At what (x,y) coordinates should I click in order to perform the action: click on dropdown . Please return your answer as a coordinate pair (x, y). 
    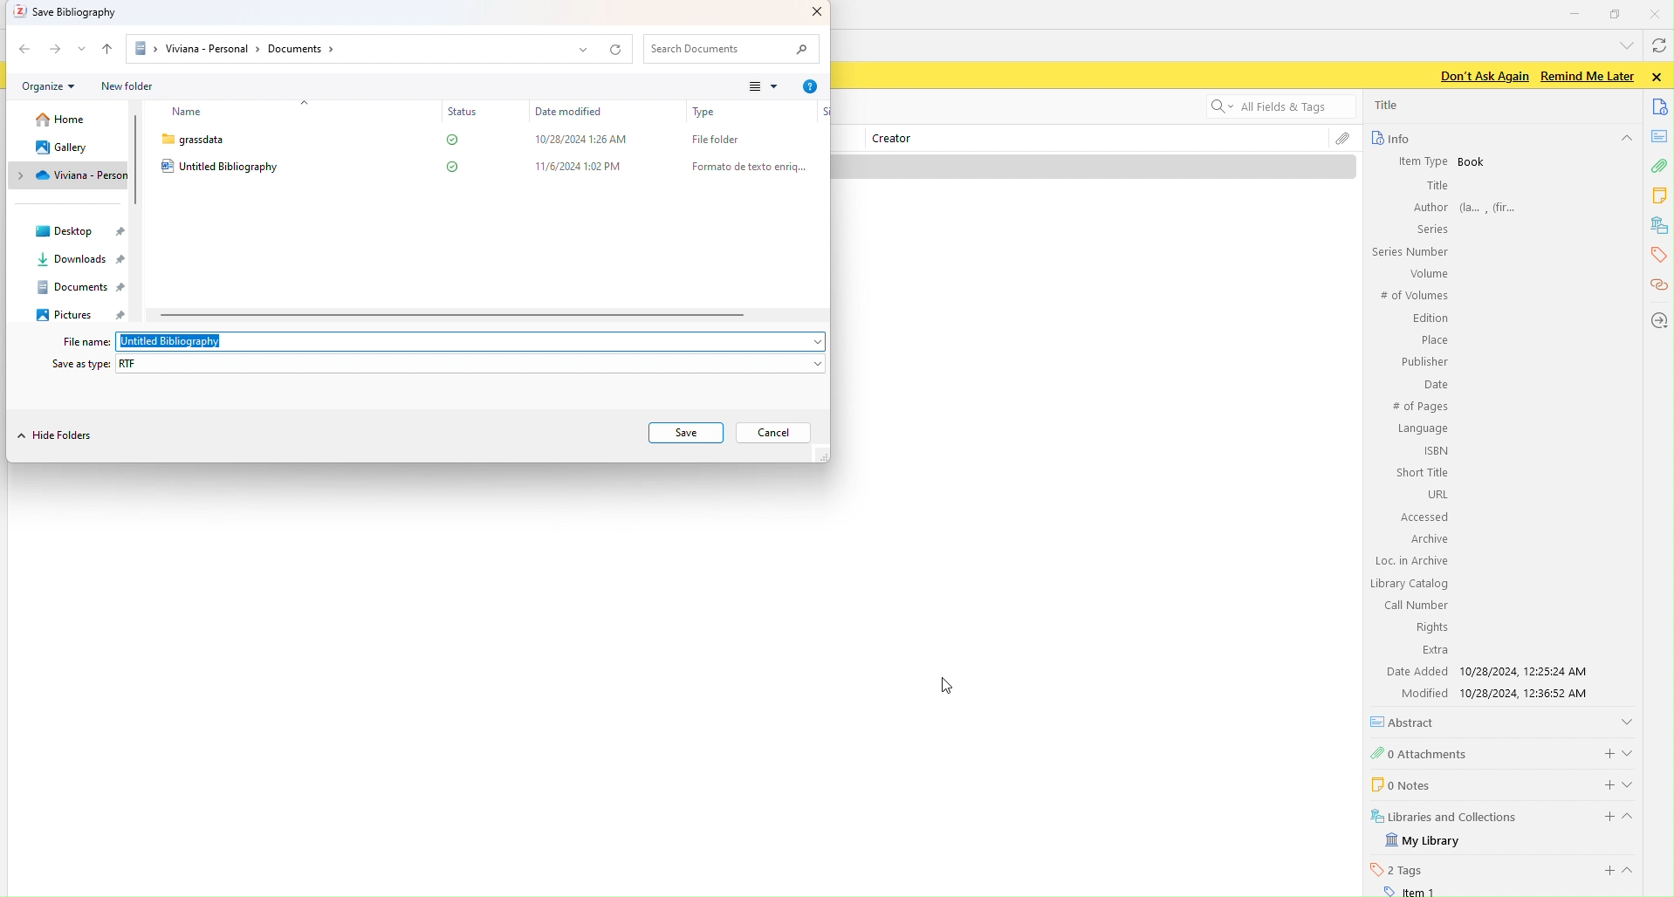
    Looking at the image, I should click on (813, 365).